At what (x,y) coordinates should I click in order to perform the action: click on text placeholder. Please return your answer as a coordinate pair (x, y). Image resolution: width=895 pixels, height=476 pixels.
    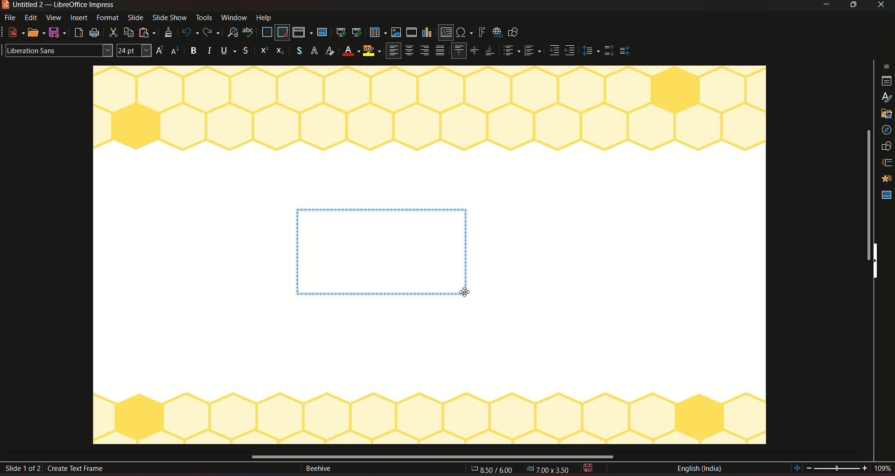
    Looking at the image, I should click on (380, 254).